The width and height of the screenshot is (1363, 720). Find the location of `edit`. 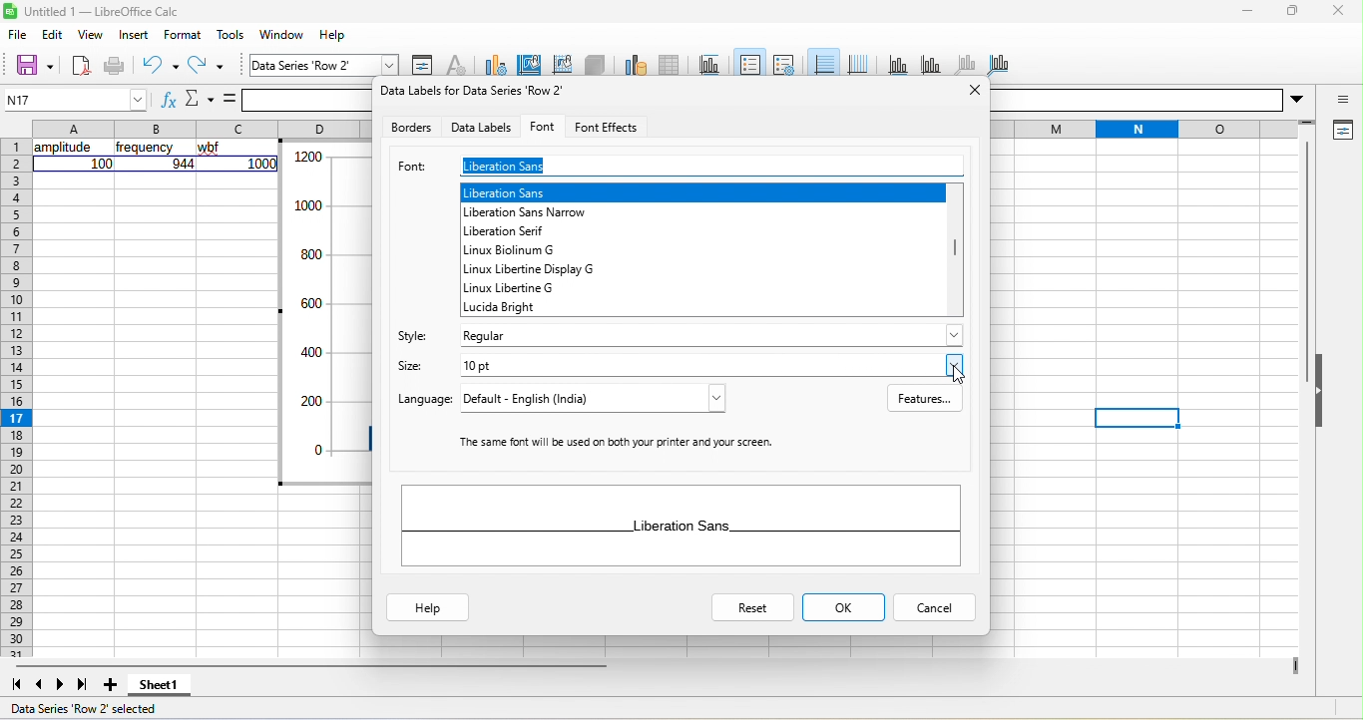

edit is located at coordinates (53, 36).